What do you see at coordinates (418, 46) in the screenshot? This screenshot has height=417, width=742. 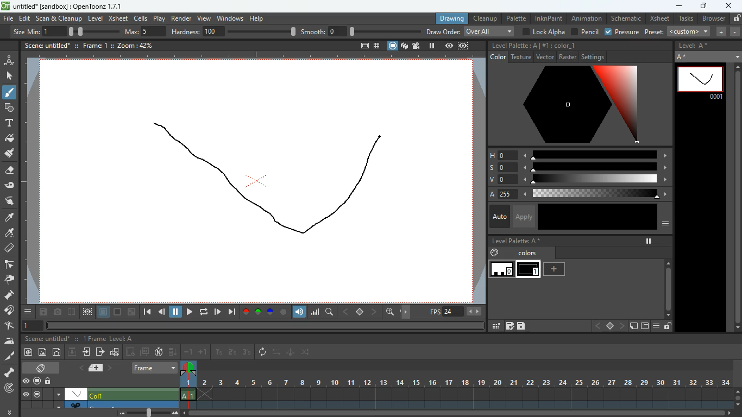 I see `filme` at bounding box center [418, 46].